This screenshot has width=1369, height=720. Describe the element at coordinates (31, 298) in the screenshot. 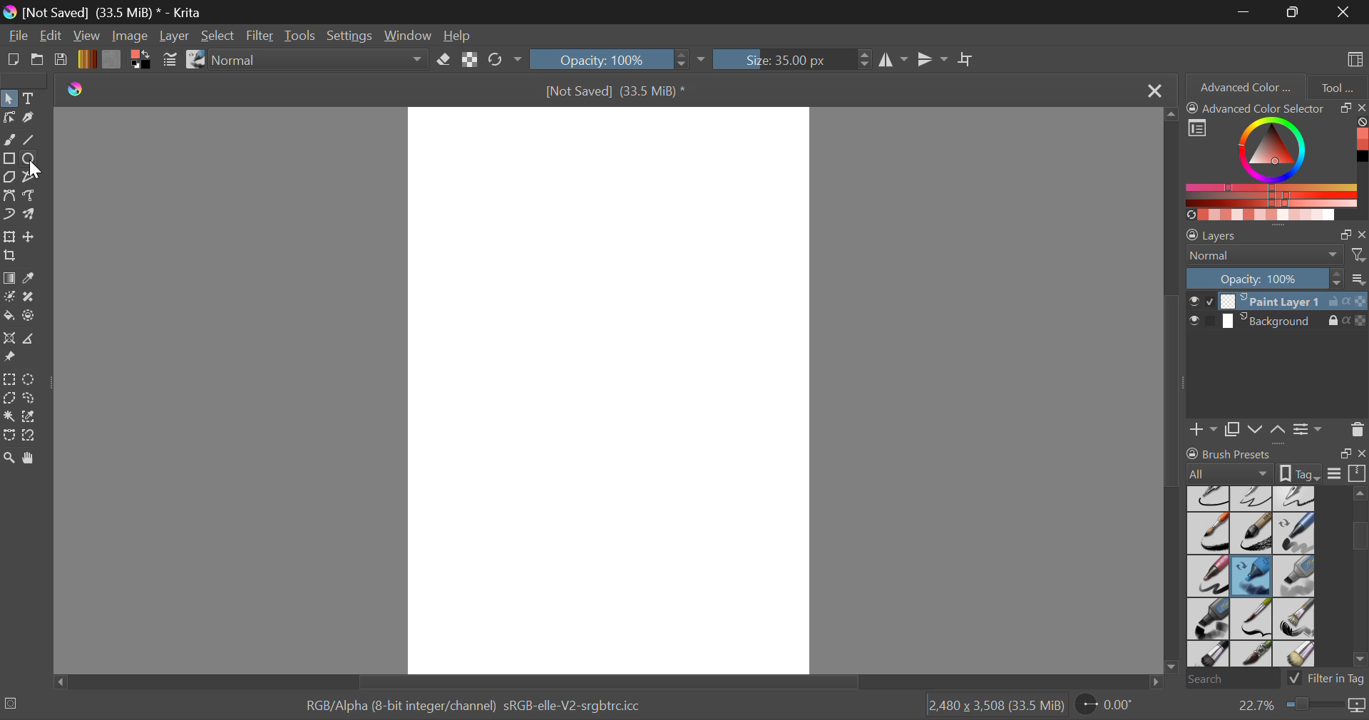

I see `Smart Patch Tool` at that location.